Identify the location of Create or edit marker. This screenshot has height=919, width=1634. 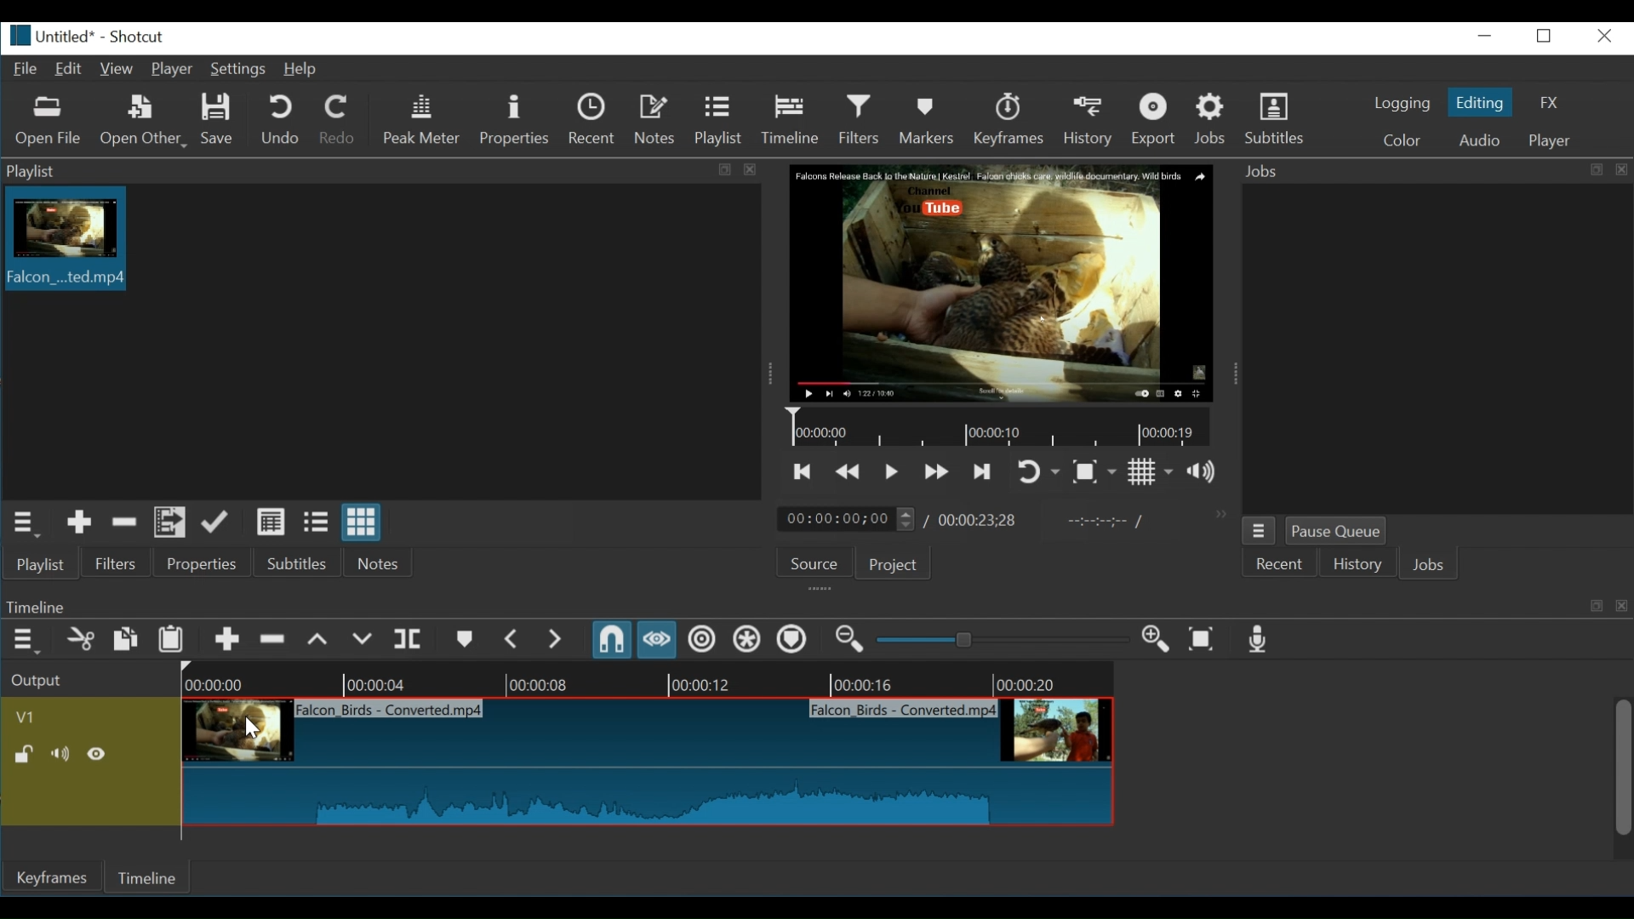
(463, 639).